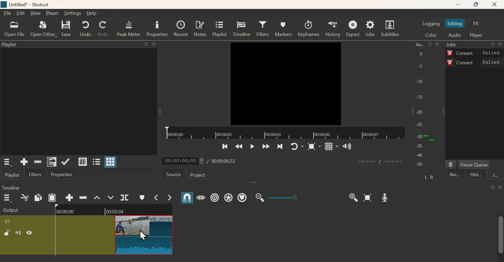  I want to click on Split at Playhead, so click(124, 198).